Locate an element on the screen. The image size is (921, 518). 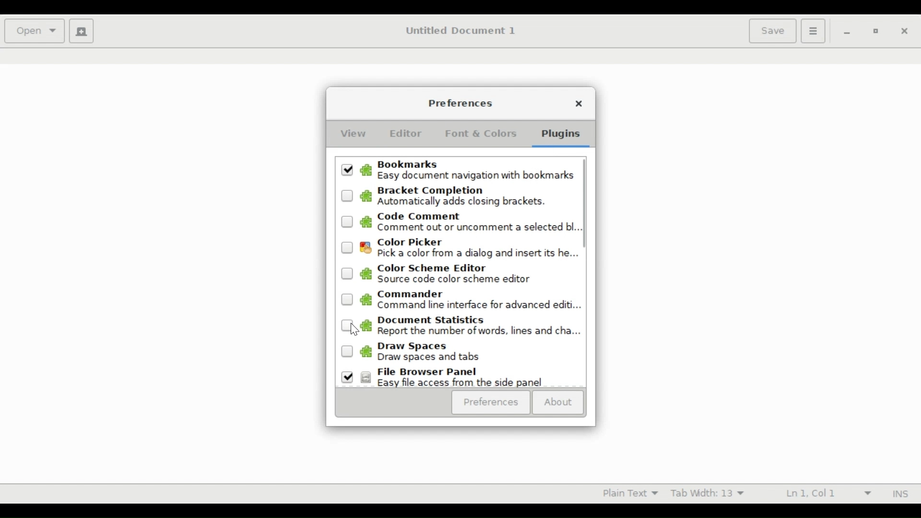
Unselected is located at coordinates (347, 351).